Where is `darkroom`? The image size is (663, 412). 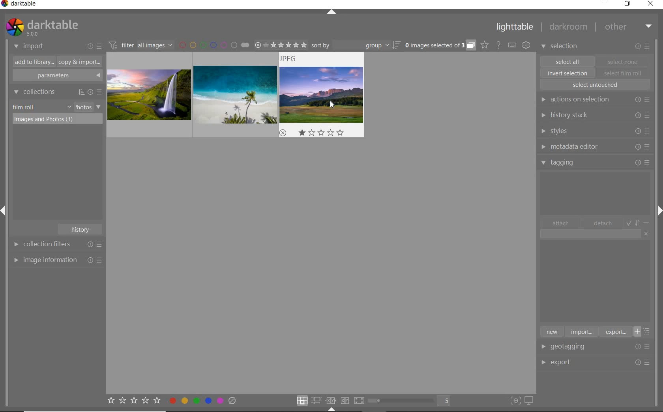
darkroom is located at coordinates (569, 28).